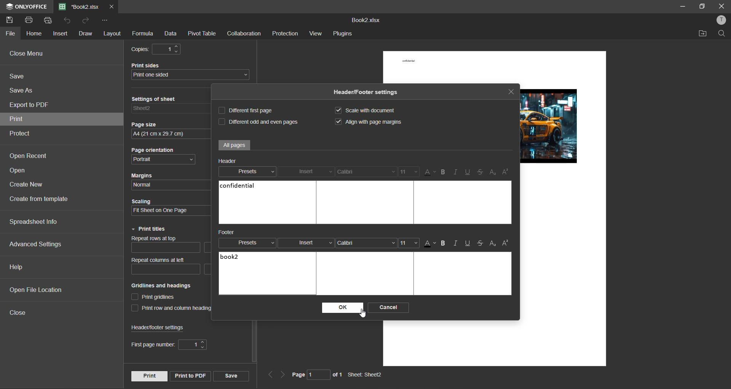 Image resolution: width=731 pixels, height=389 pixels. What do you see at coordinates (269, 374) in the screenshot?
I see `previous` at bounding box center [269, 374].